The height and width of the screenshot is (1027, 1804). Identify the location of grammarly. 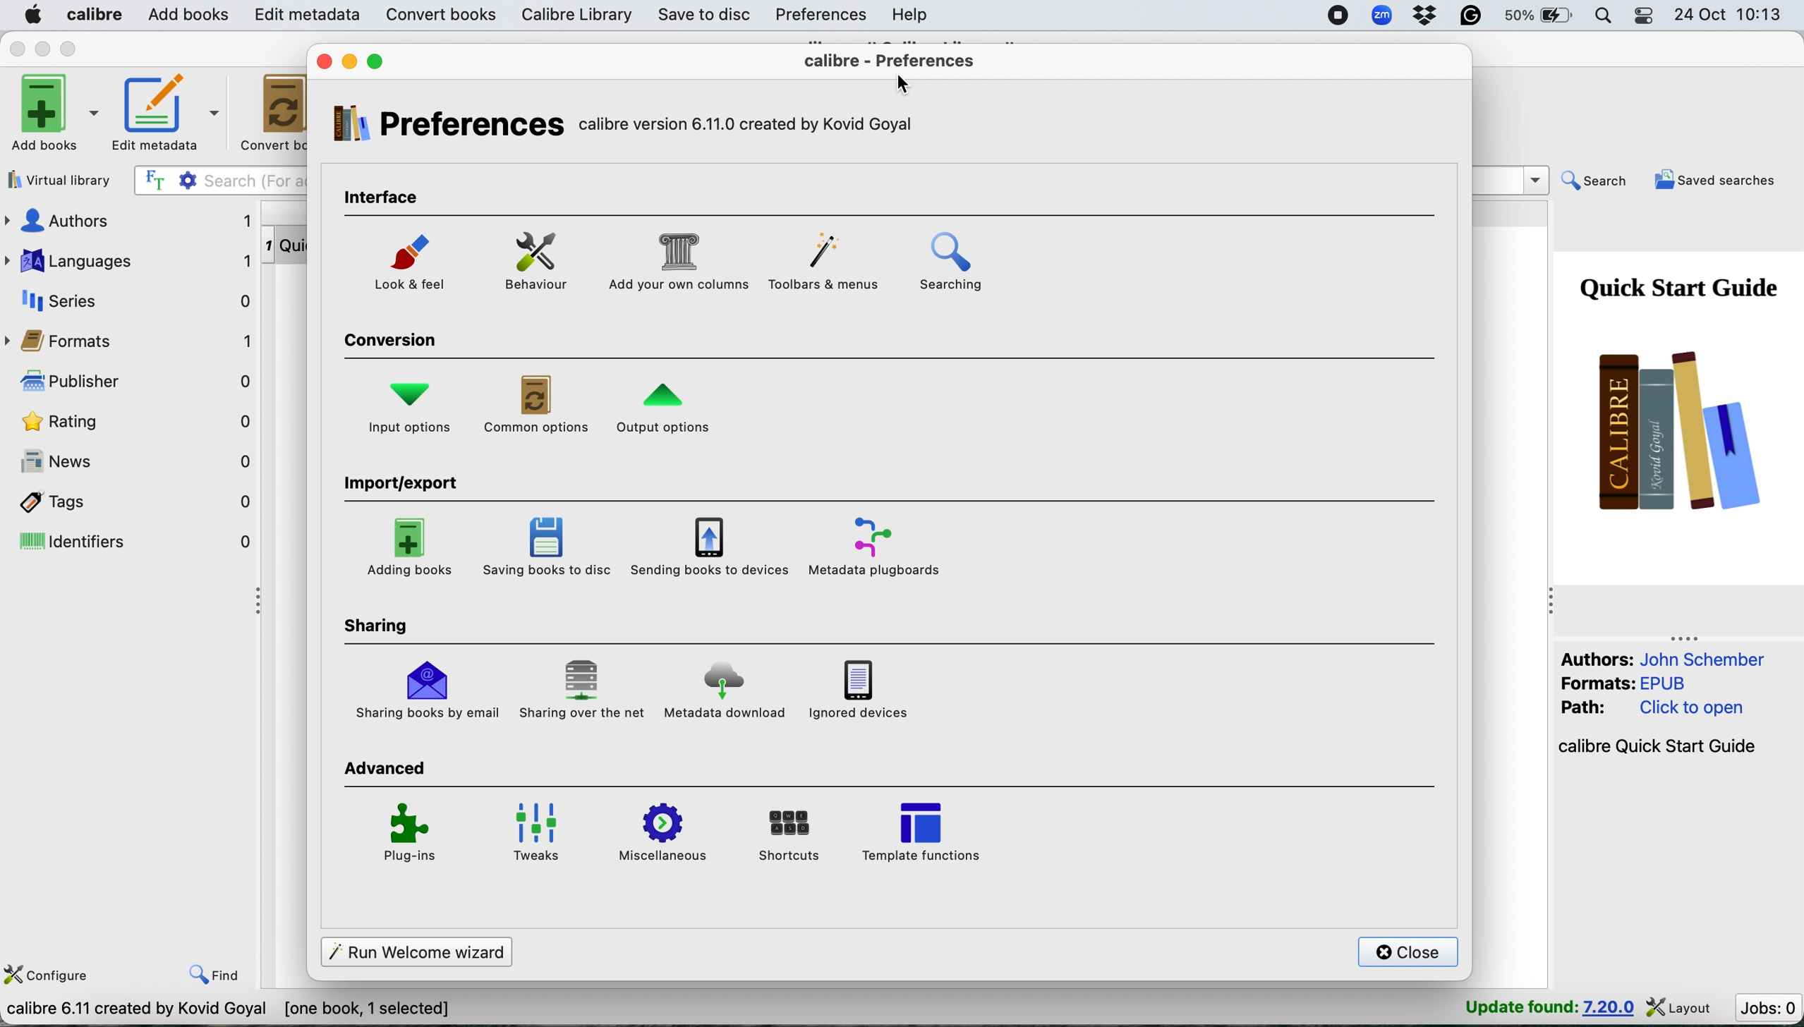
(1469, 15).